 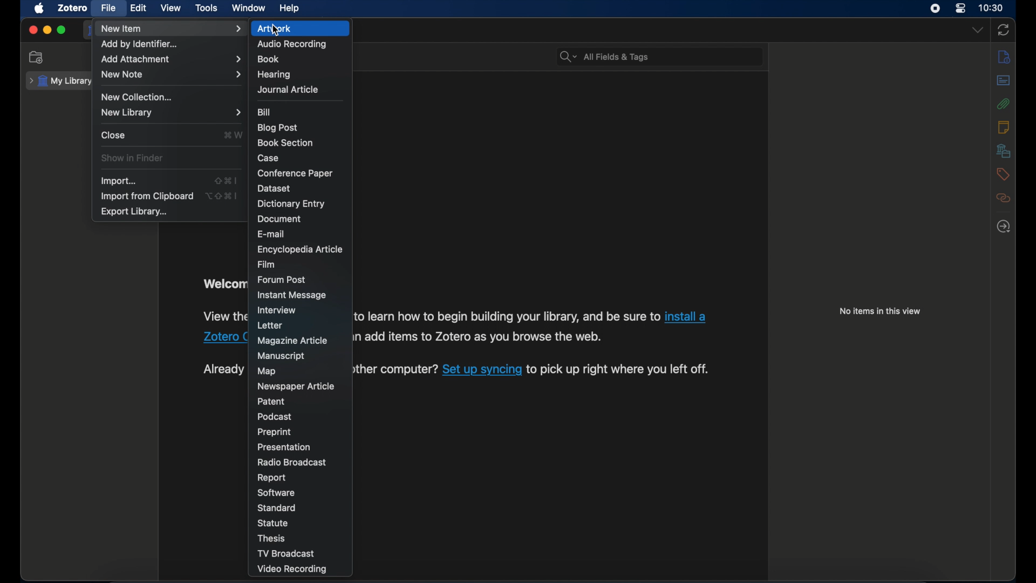 What do you see at coordinates (273, 523) in the screenshot?
I see `statue` at bounding box center [273, 523].